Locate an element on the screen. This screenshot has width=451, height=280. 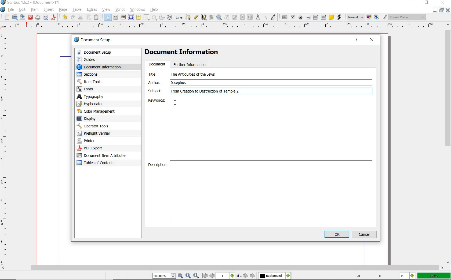
Keywords is located at coordinates (271, 128).